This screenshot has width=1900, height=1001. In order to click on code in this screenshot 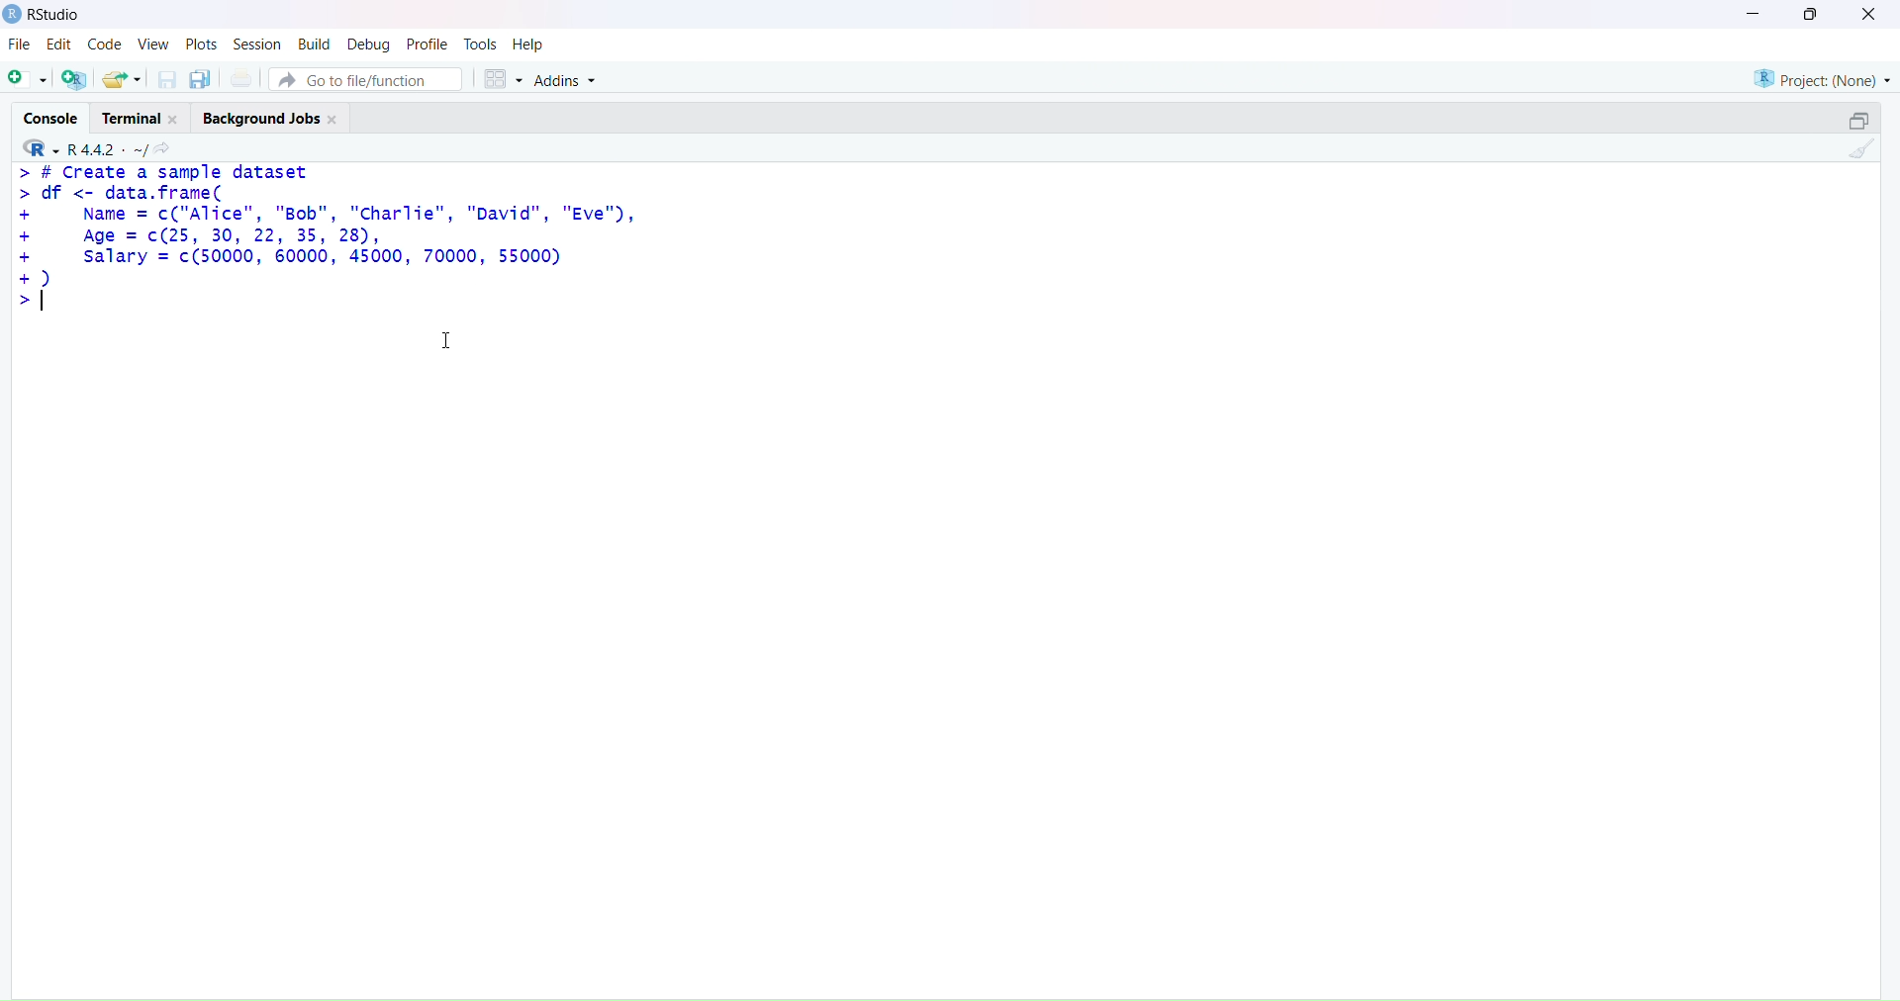, I will do `click(108, 44)`.